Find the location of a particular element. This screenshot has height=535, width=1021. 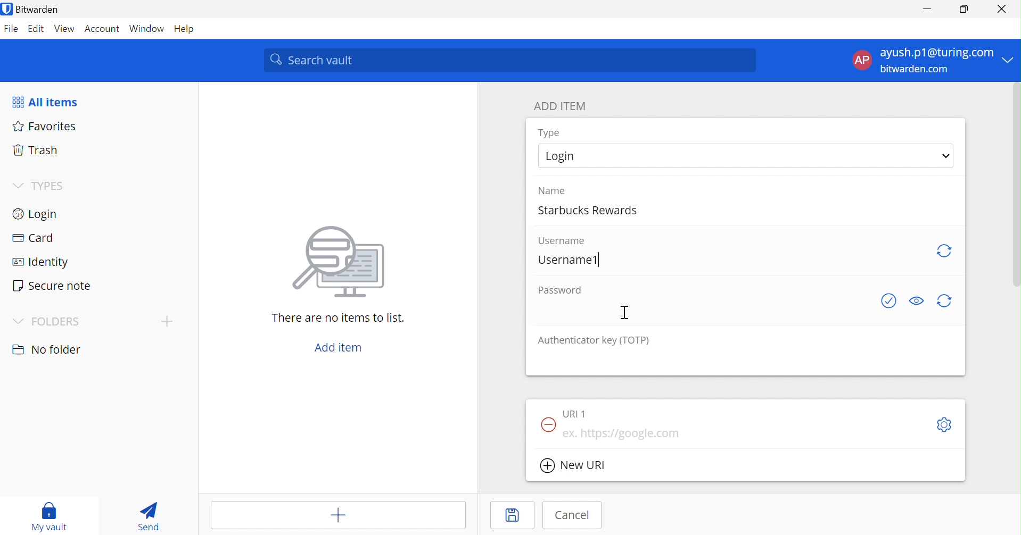

Card is located at coordinates (34, 238).